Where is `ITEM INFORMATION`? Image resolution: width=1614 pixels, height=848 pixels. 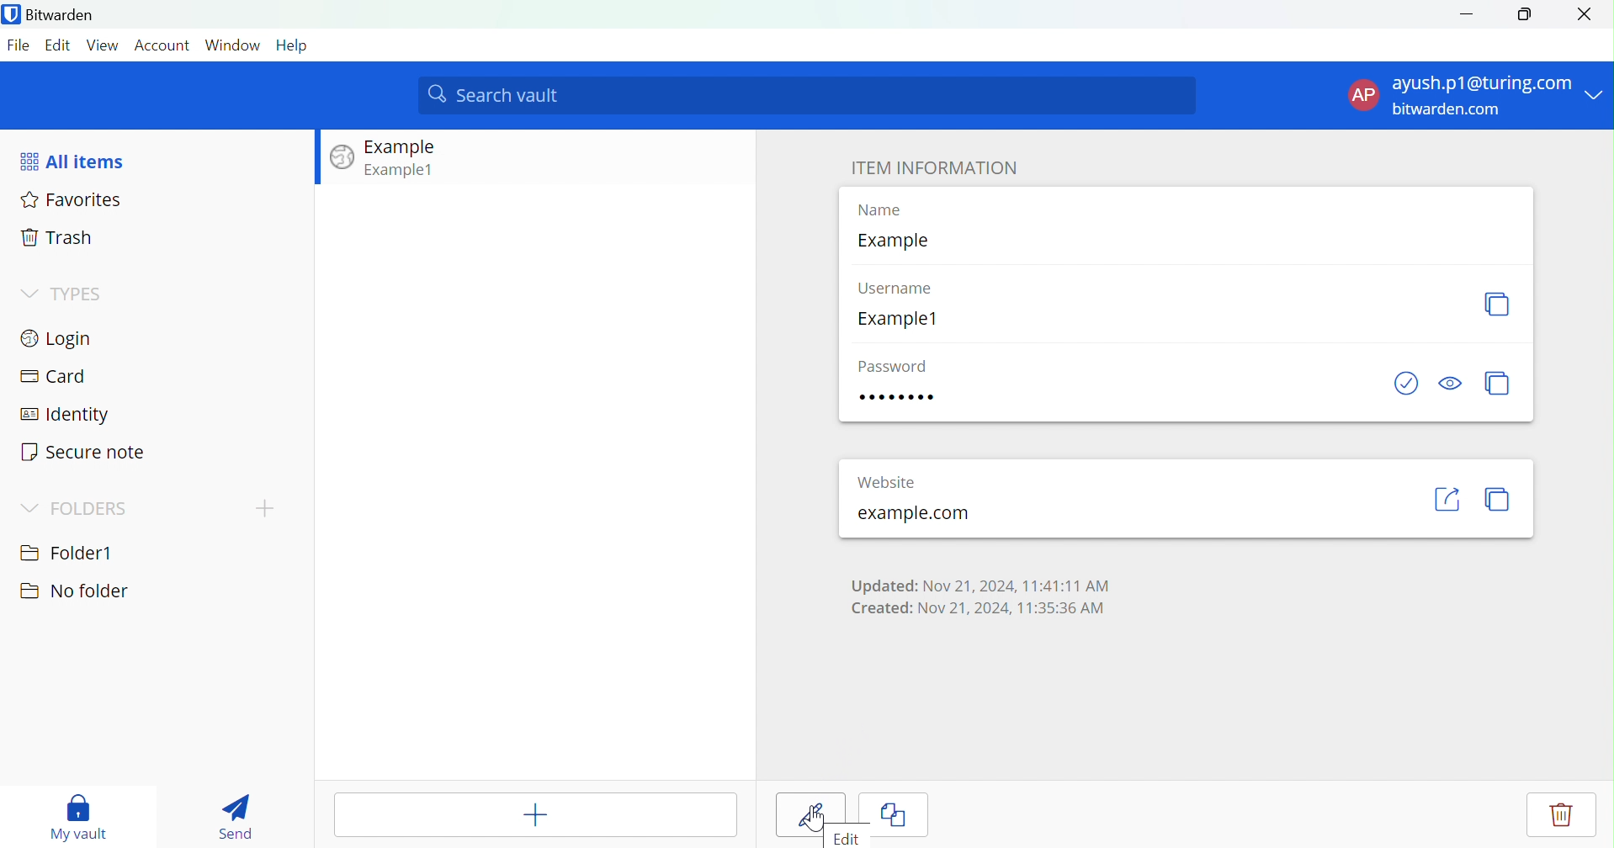
ITEM INFORMATION is located at coordinates (933, 160).